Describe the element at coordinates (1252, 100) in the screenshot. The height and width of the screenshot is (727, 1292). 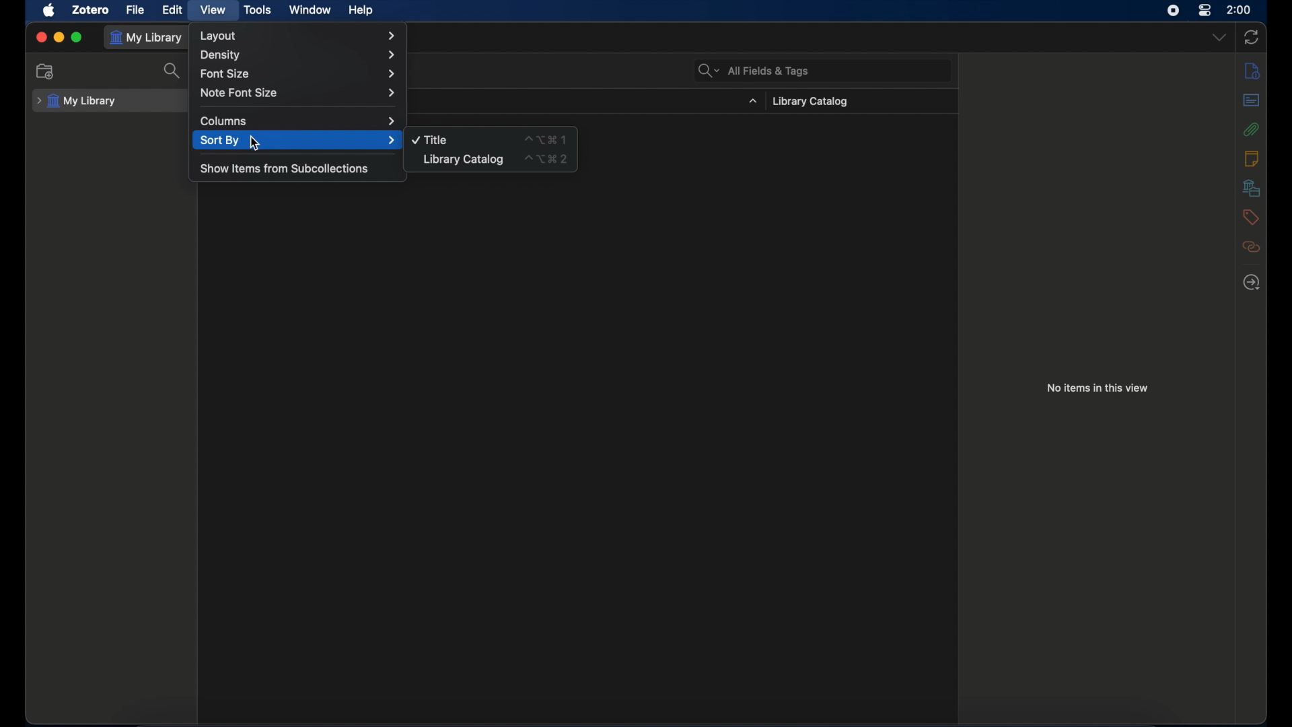
I see `abstract` at that location.